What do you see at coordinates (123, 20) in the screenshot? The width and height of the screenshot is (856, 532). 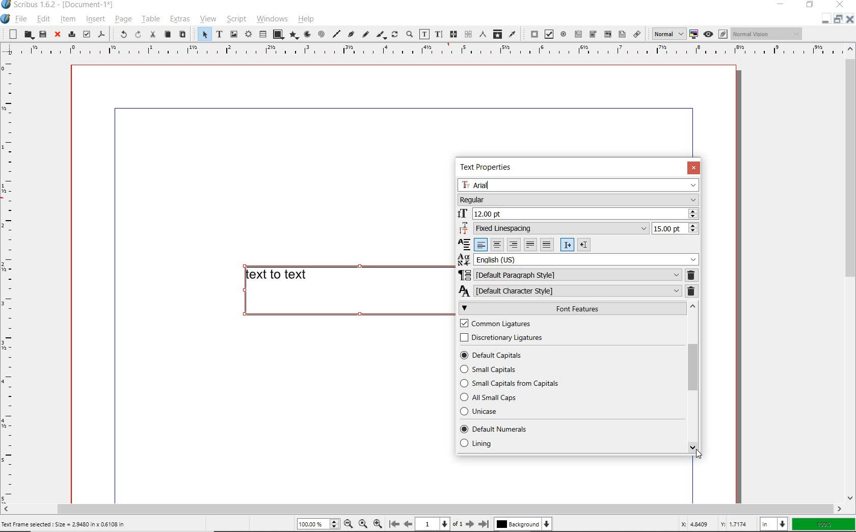 I see `page` at bounding box center [123, 20].